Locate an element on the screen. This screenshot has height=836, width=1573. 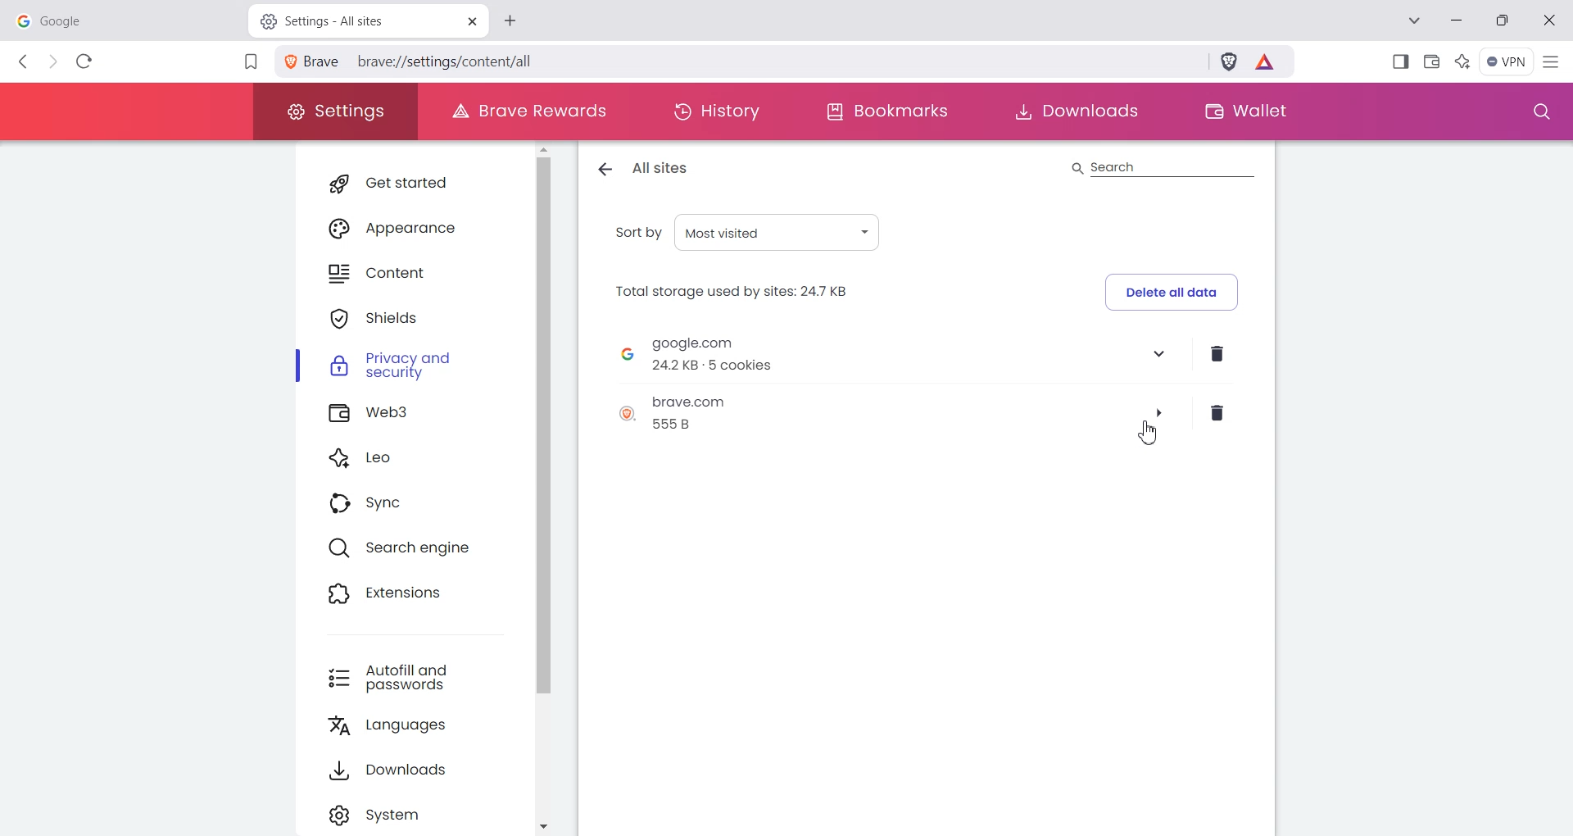
Leo is located at coordinates (405, 460).